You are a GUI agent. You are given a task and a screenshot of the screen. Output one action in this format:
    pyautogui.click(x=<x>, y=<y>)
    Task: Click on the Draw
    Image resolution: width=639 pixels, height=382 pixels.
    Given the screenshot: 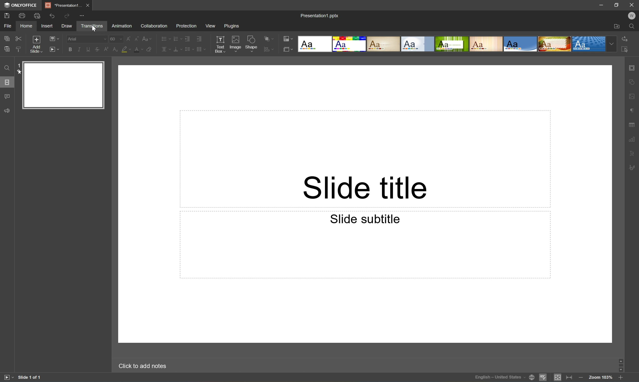 What is the action you would take?
    pyautogui.click(x=67, y=26)
    